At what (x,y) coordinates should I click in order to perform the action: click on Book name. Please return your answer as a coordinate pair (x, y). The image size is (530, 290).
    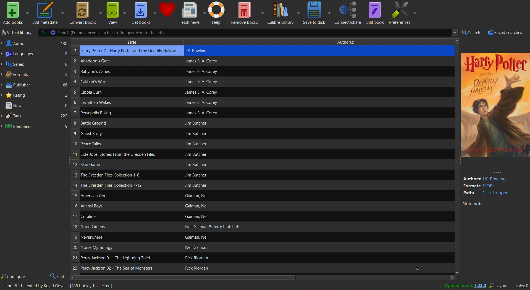
    Looking at the image, I should click on (103, 102).